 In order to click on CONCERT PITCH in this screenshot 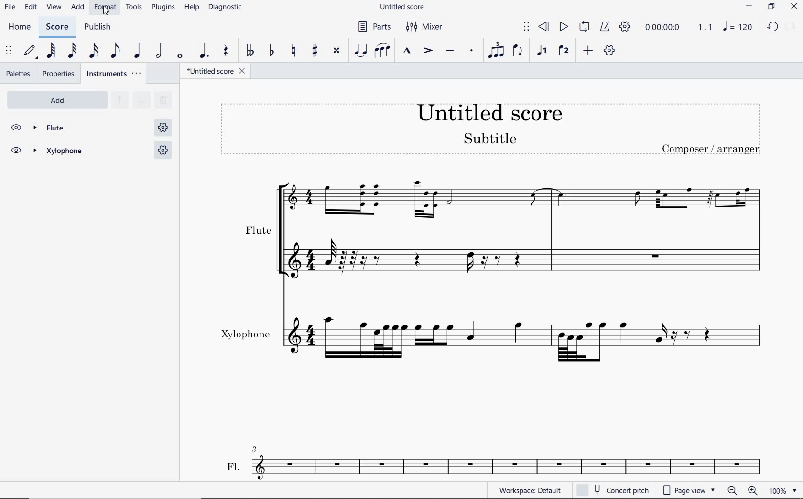, I will do `click(611, 490)`.